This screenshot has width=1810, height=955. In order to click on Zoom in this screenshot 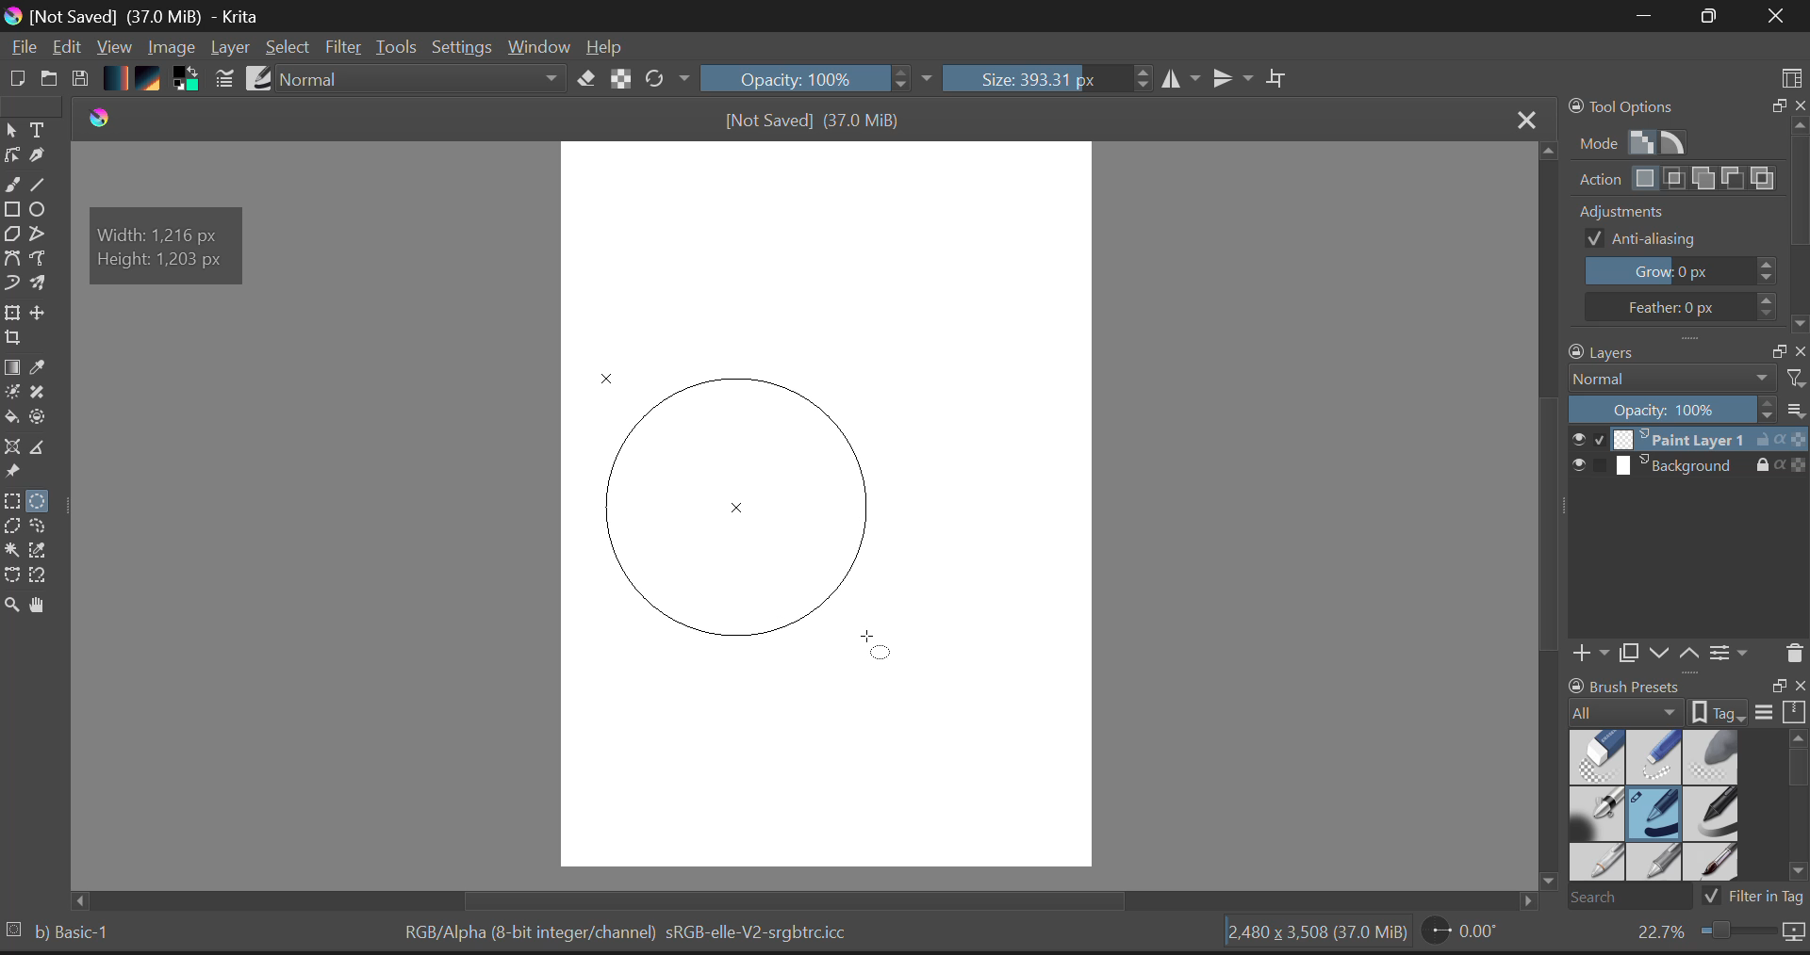, I will do `click(1718, 936)`.